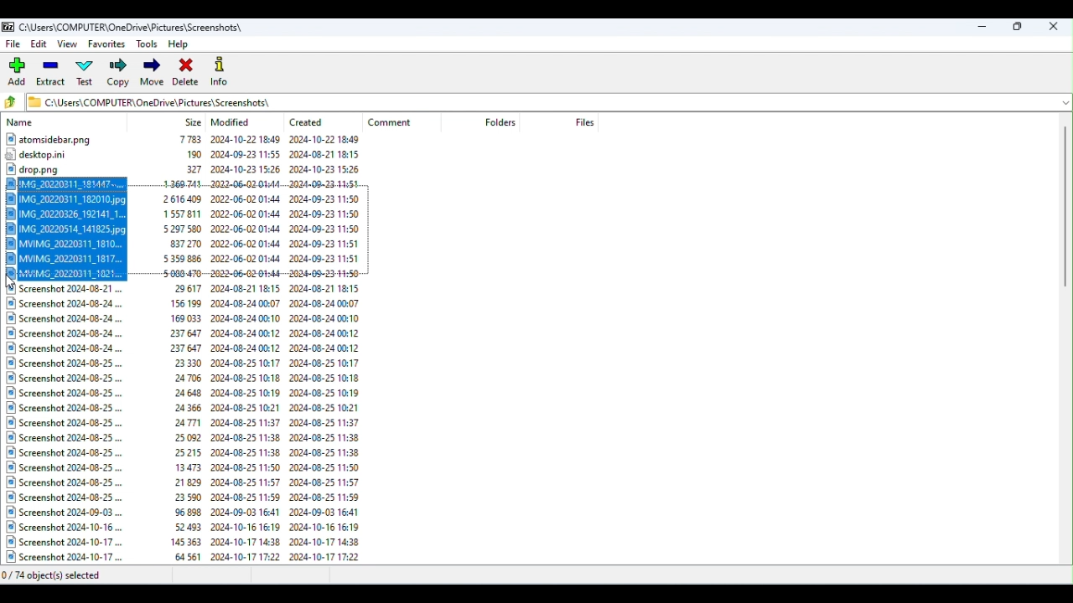  What do you see at coordinates (183, 43) in the screenshot?
I see `Help` at bounding box center [183, 43].